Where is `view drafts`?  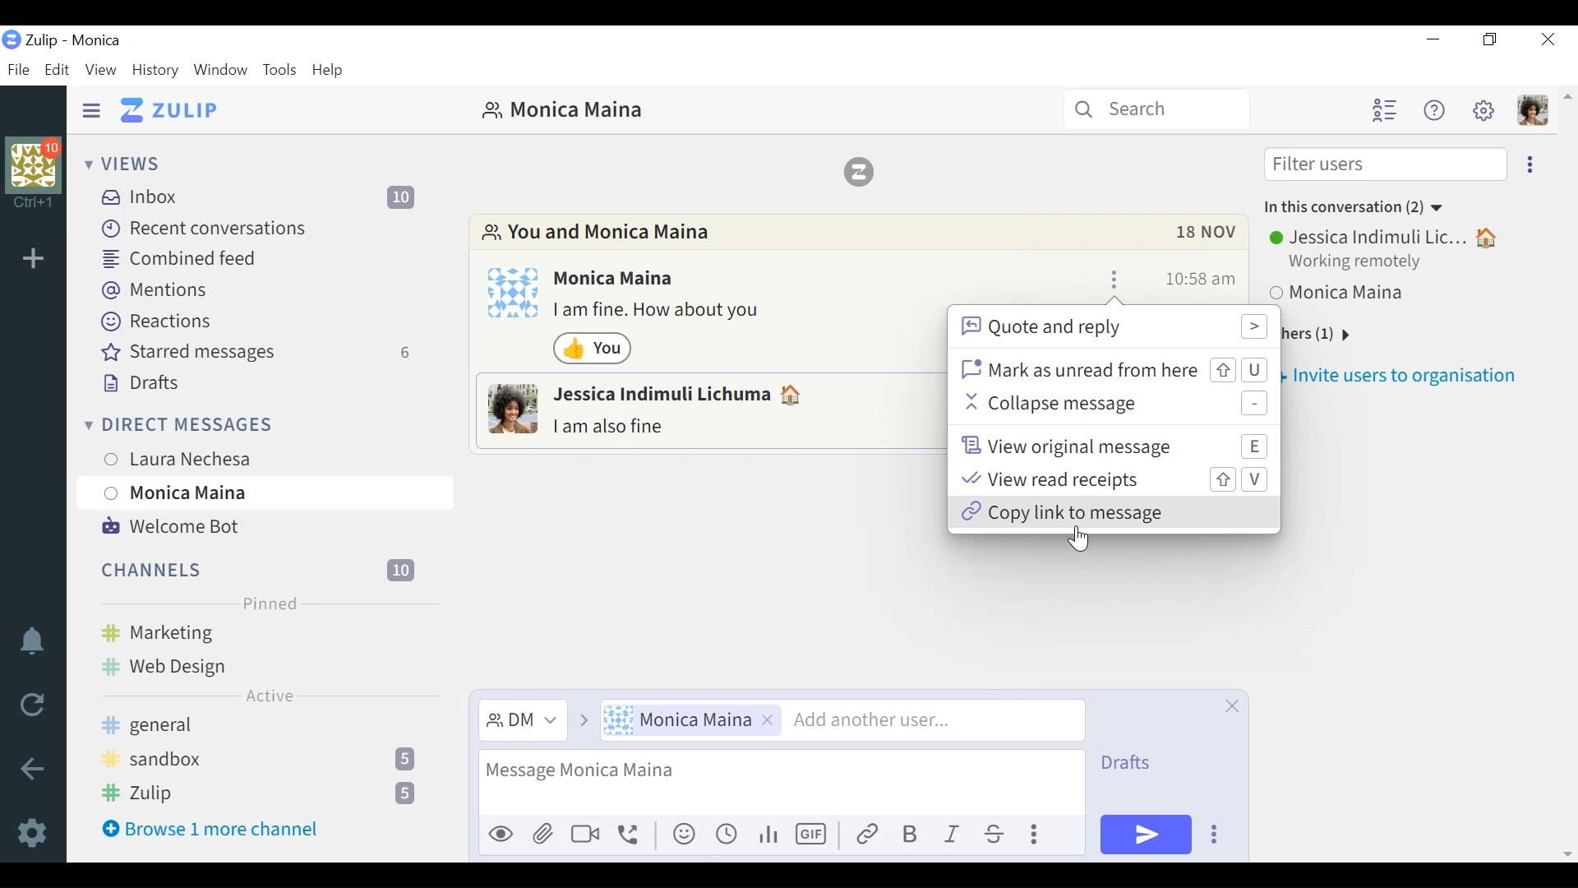
view drafts is located at coordinates (1141, 765).